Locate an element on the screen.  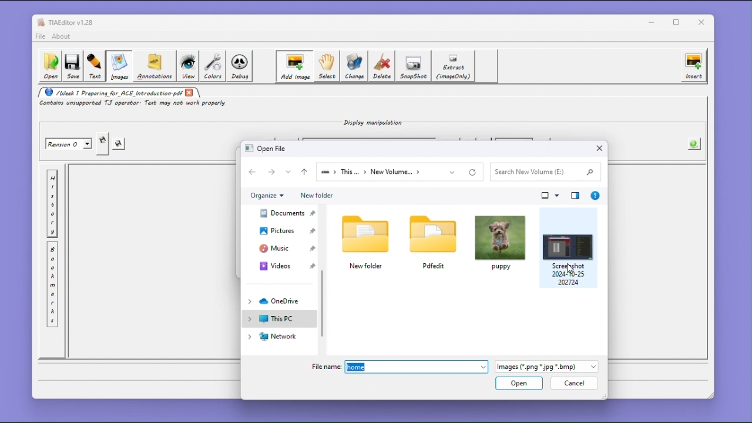
This PC is located at coordinates (278, 319).